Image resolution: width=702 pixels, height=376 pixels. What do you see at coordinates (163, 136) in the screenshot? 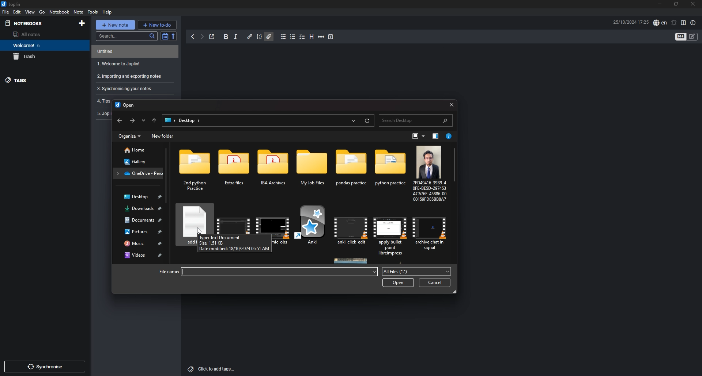
I see `new folder` at bounding box center [163, 136].